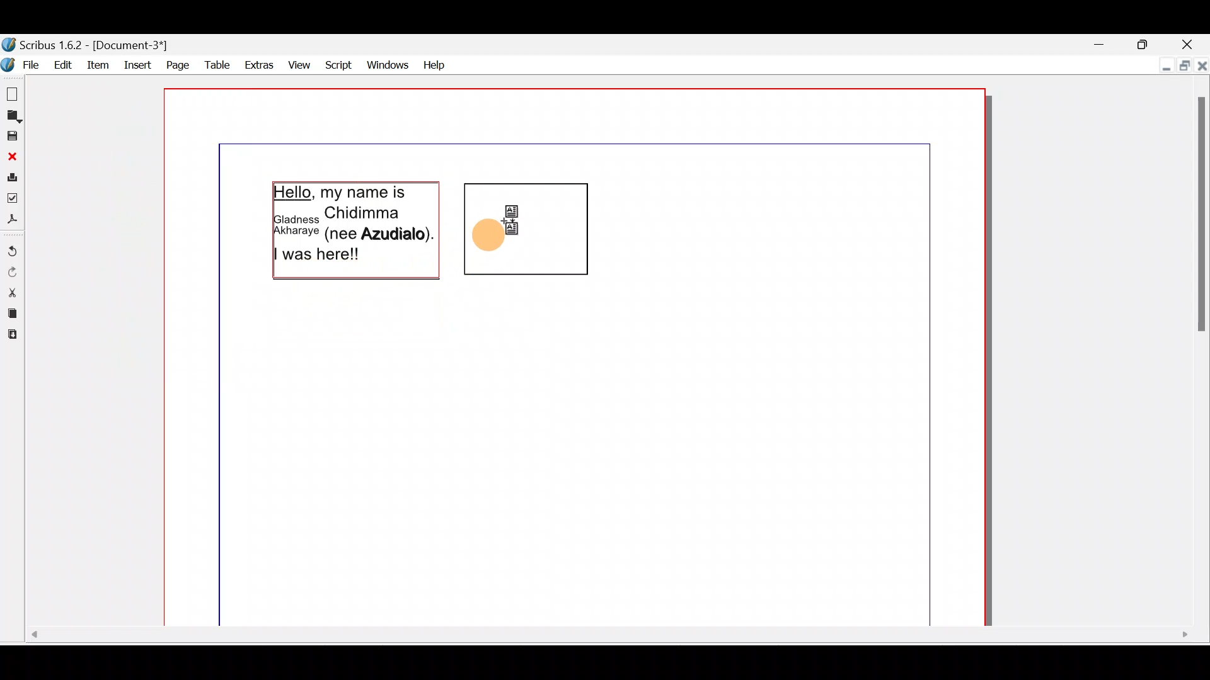 The height and width of the screenshot is (680, 1210). What do you see at coordinates (13, 337) in the screenshot?
I see `Paste` at bounding box center [13, 337].